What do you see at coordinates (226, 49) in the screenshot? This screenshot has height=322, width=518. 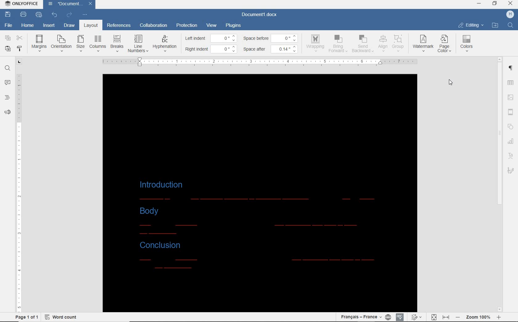 I see `0` at bounding box center [226, 49].